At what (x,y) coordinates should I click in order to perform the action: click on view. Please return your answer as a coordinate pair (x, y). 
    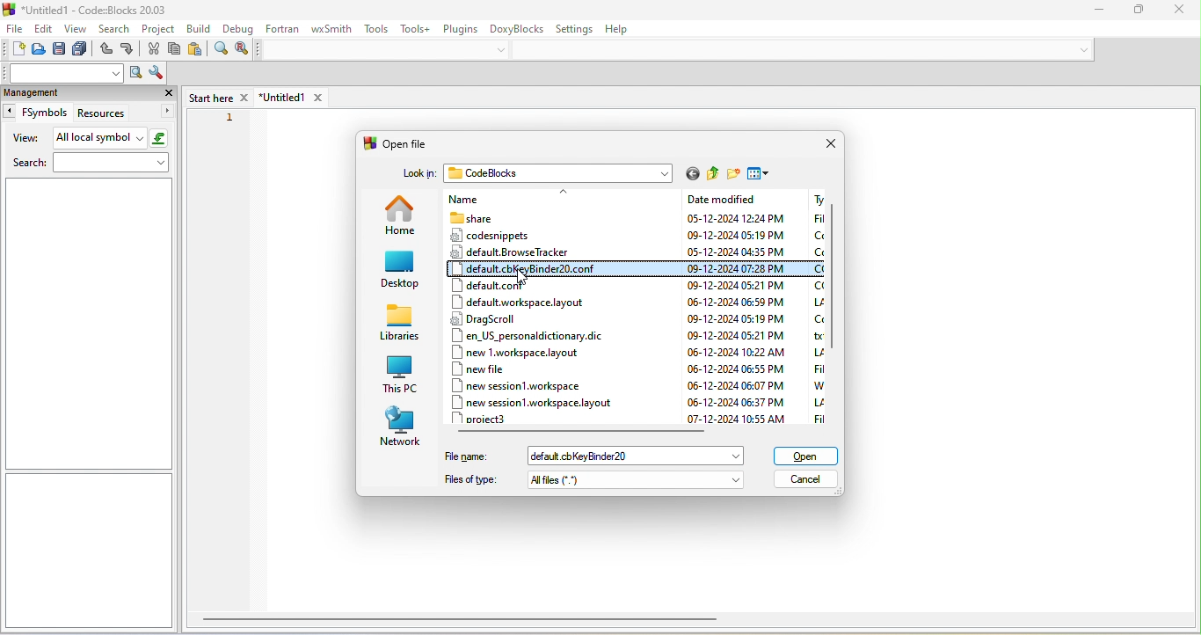
    Looking at the image, I should click on (26, 138).